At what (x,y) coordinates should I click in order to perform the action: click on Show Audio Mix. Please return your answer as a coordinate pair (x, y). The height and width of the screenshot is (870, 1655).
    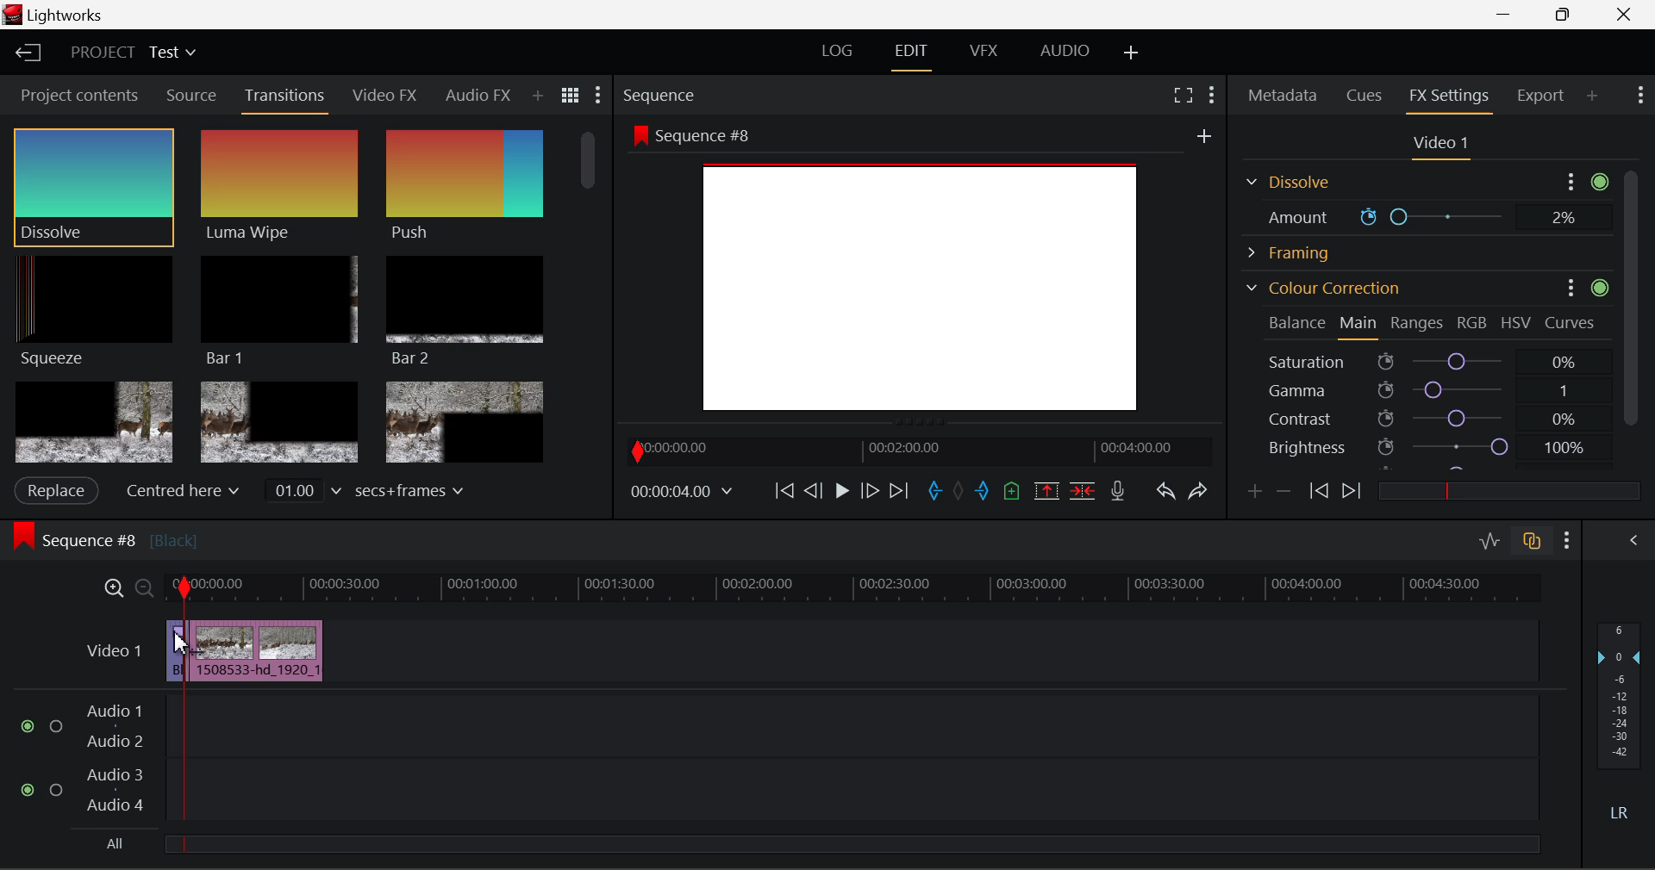
    Looking at the image, I should click on (1635, 538).